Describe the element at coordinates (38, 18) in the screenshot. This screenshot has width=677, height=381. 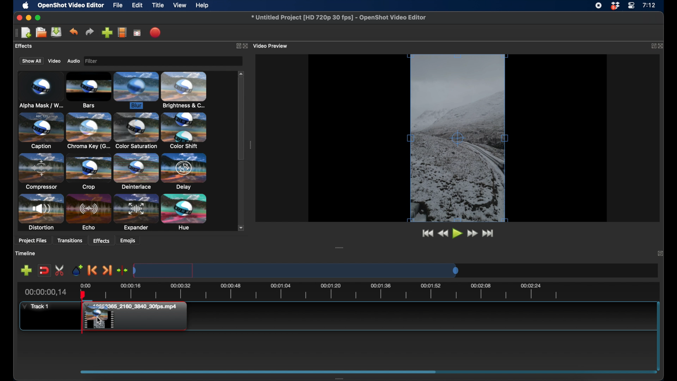
I see `maximize` at that location.